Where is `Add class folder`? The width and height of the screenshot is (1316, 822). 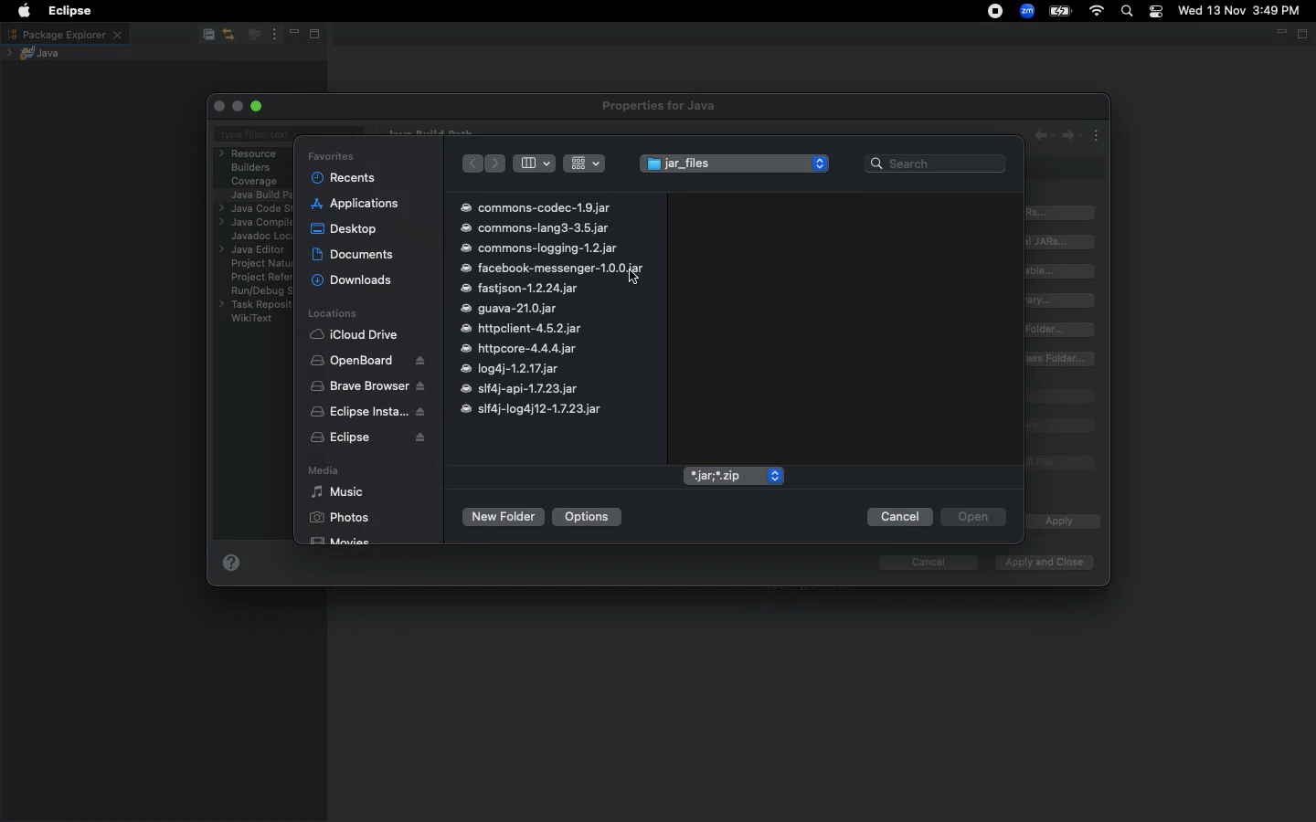 Add class folder is located at coordinates (1062, 330).